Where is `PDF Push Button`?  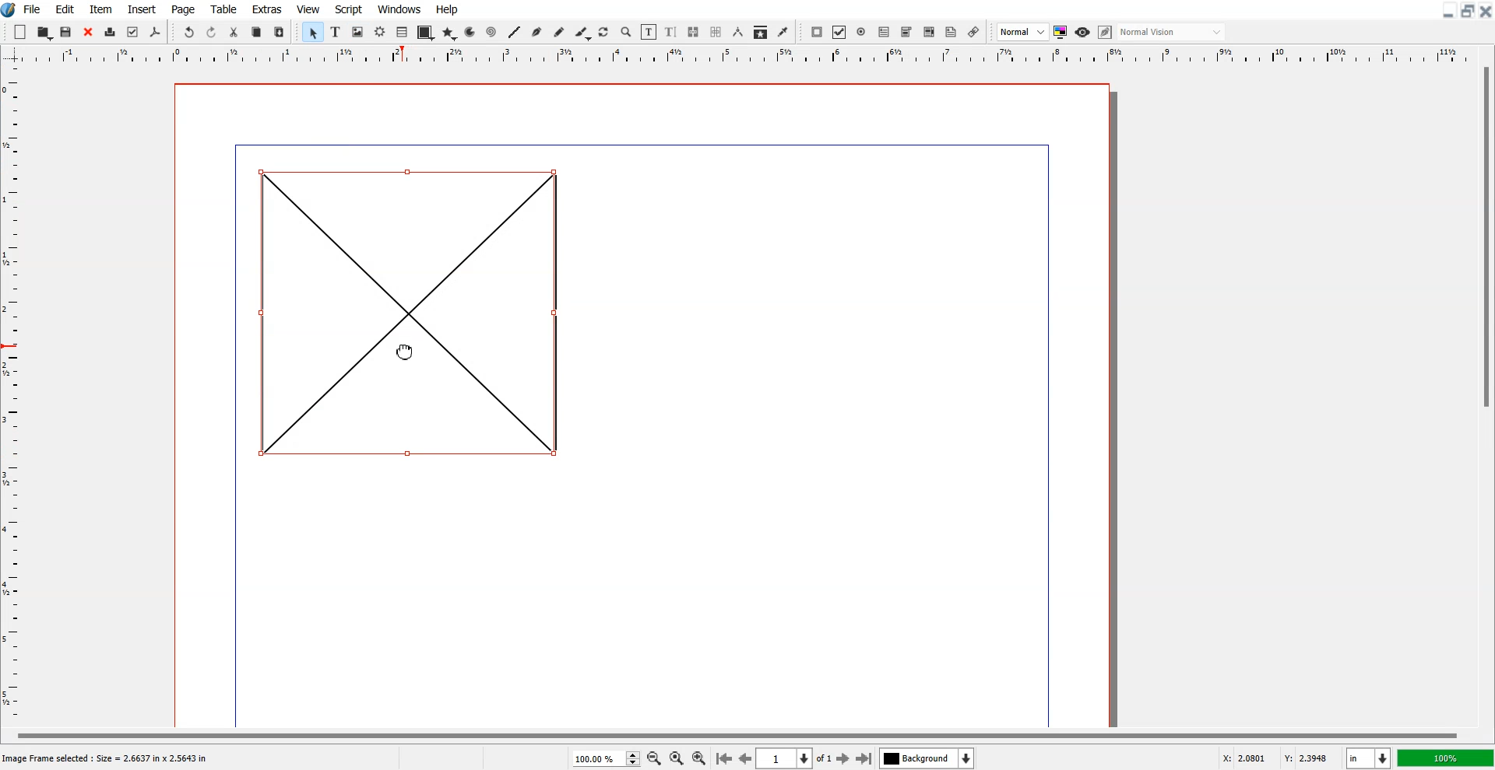
PDF Push Button is located at coordinates (818, 32).